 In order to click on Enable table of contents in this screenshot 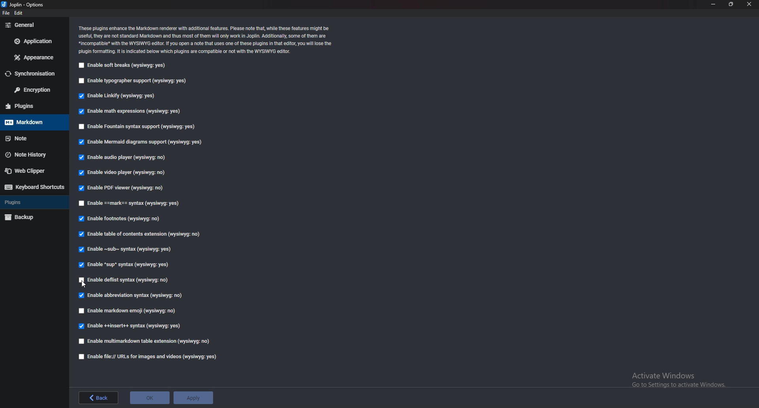, I will do `click(142, 234)`.